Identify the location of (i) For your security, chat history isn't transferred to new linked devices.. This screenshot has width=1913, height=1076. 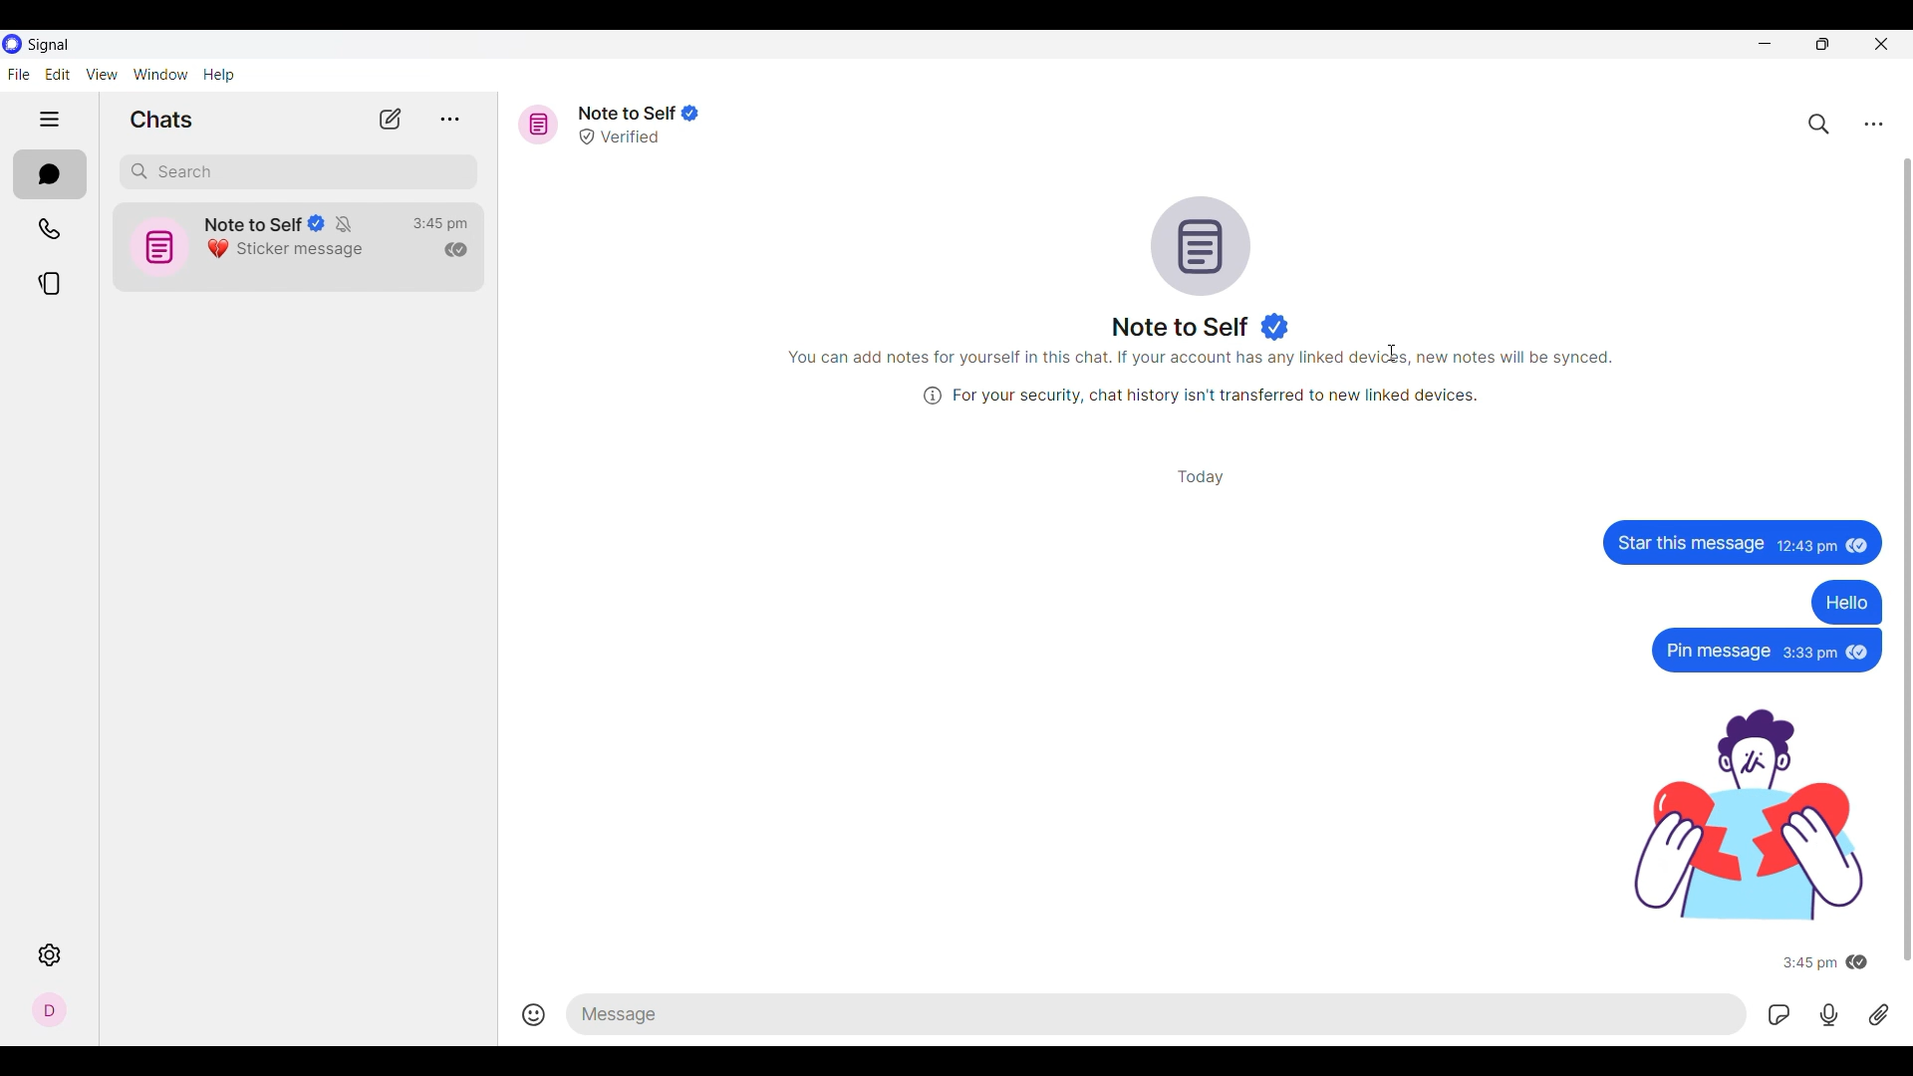
(1194, 396).